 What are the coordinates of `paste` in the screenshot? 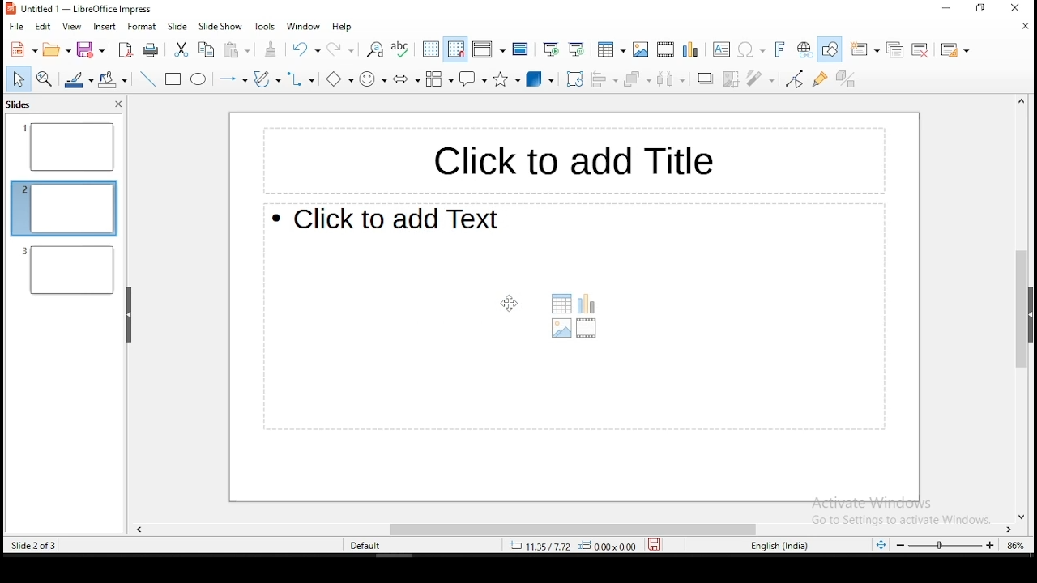 It's located at (237, 51).